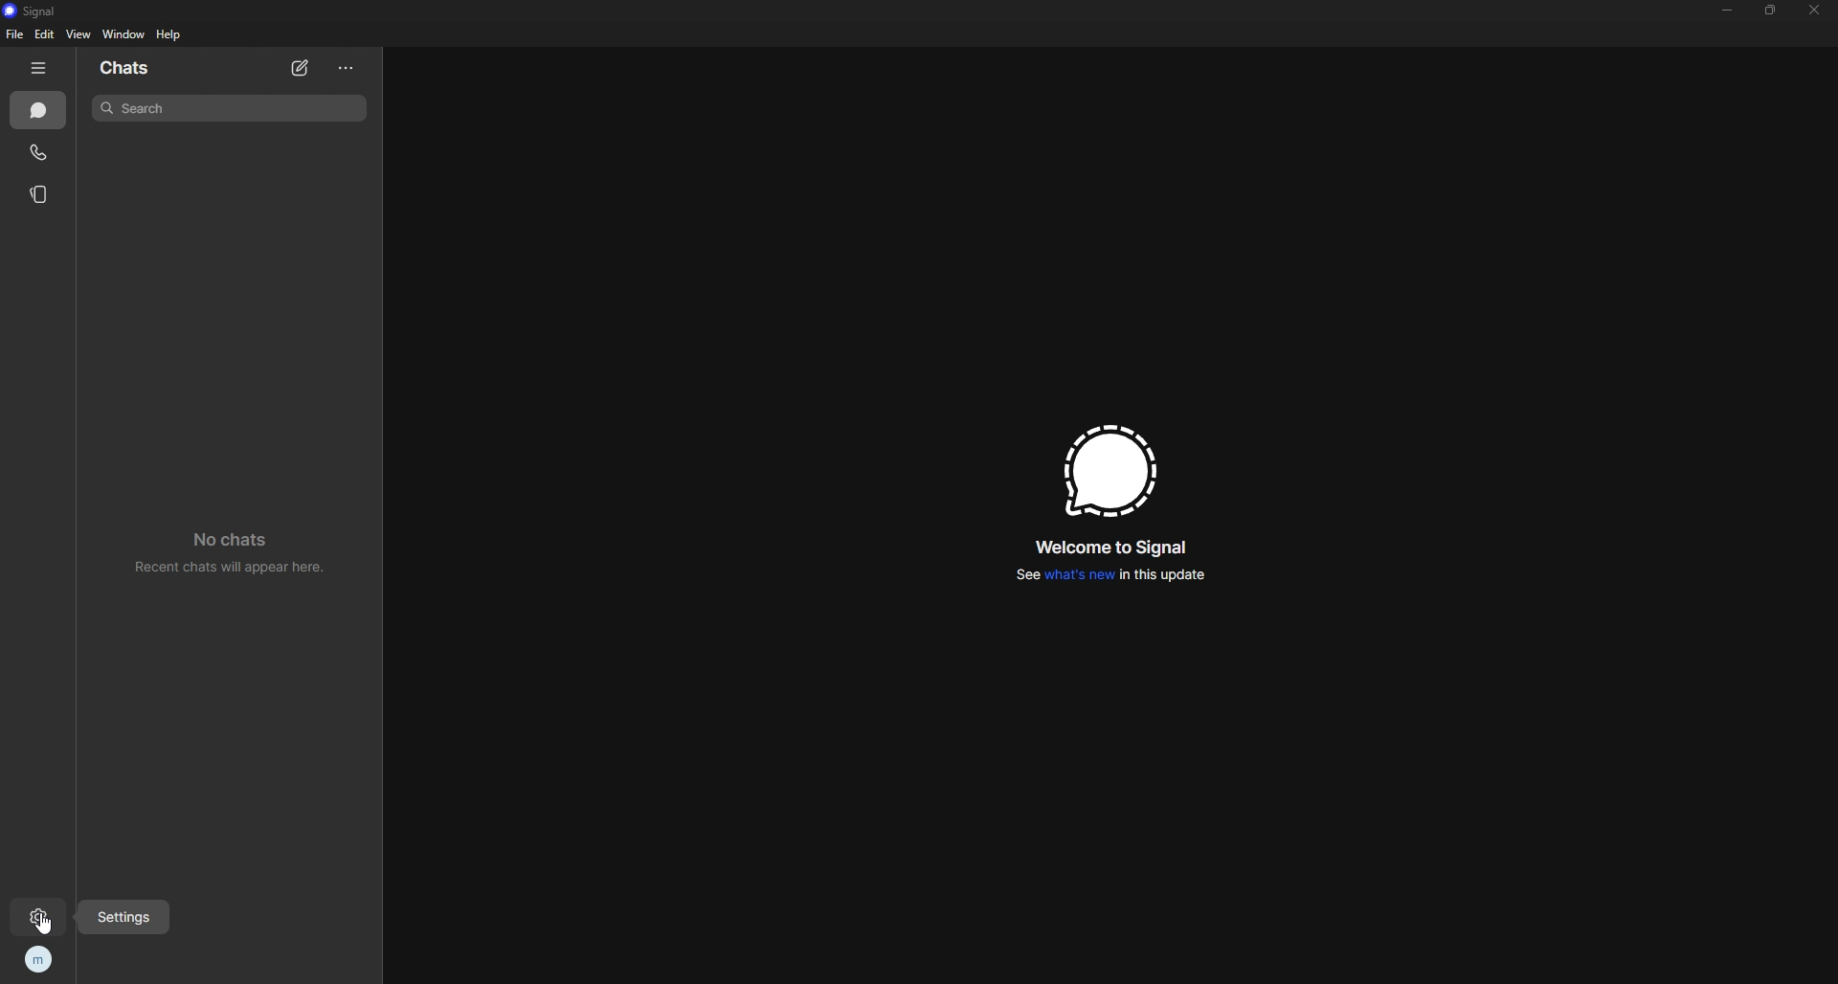 Image resolution: width=1838 pixels, height=984 pixels. I want to click on tooltip, so click(124, 919).